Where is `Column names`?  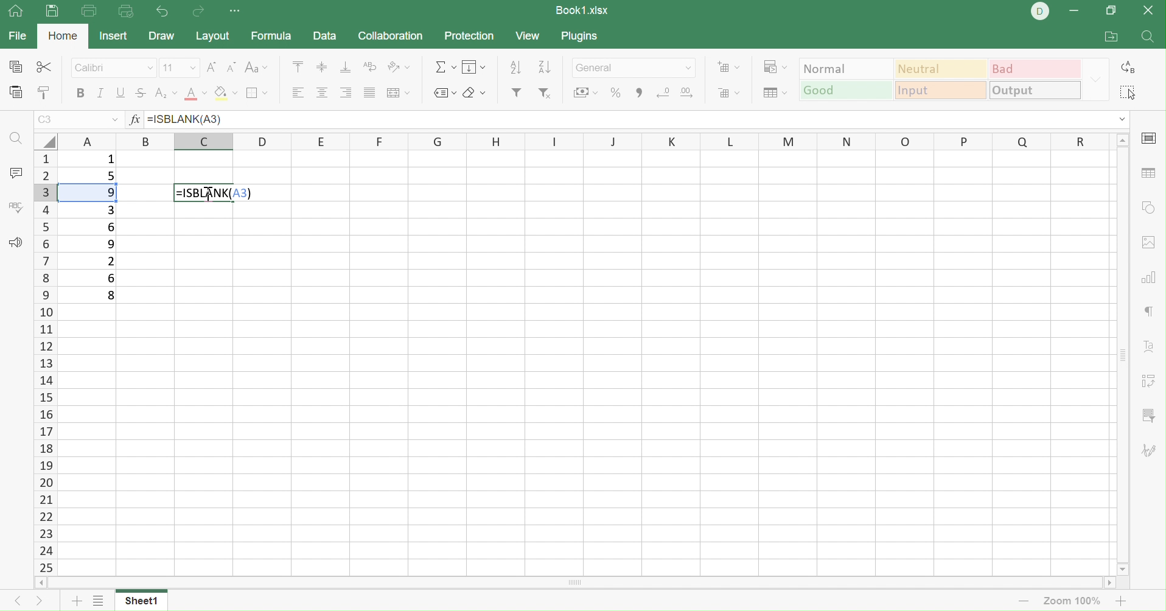
Column names is located at coordinates (584, 143).